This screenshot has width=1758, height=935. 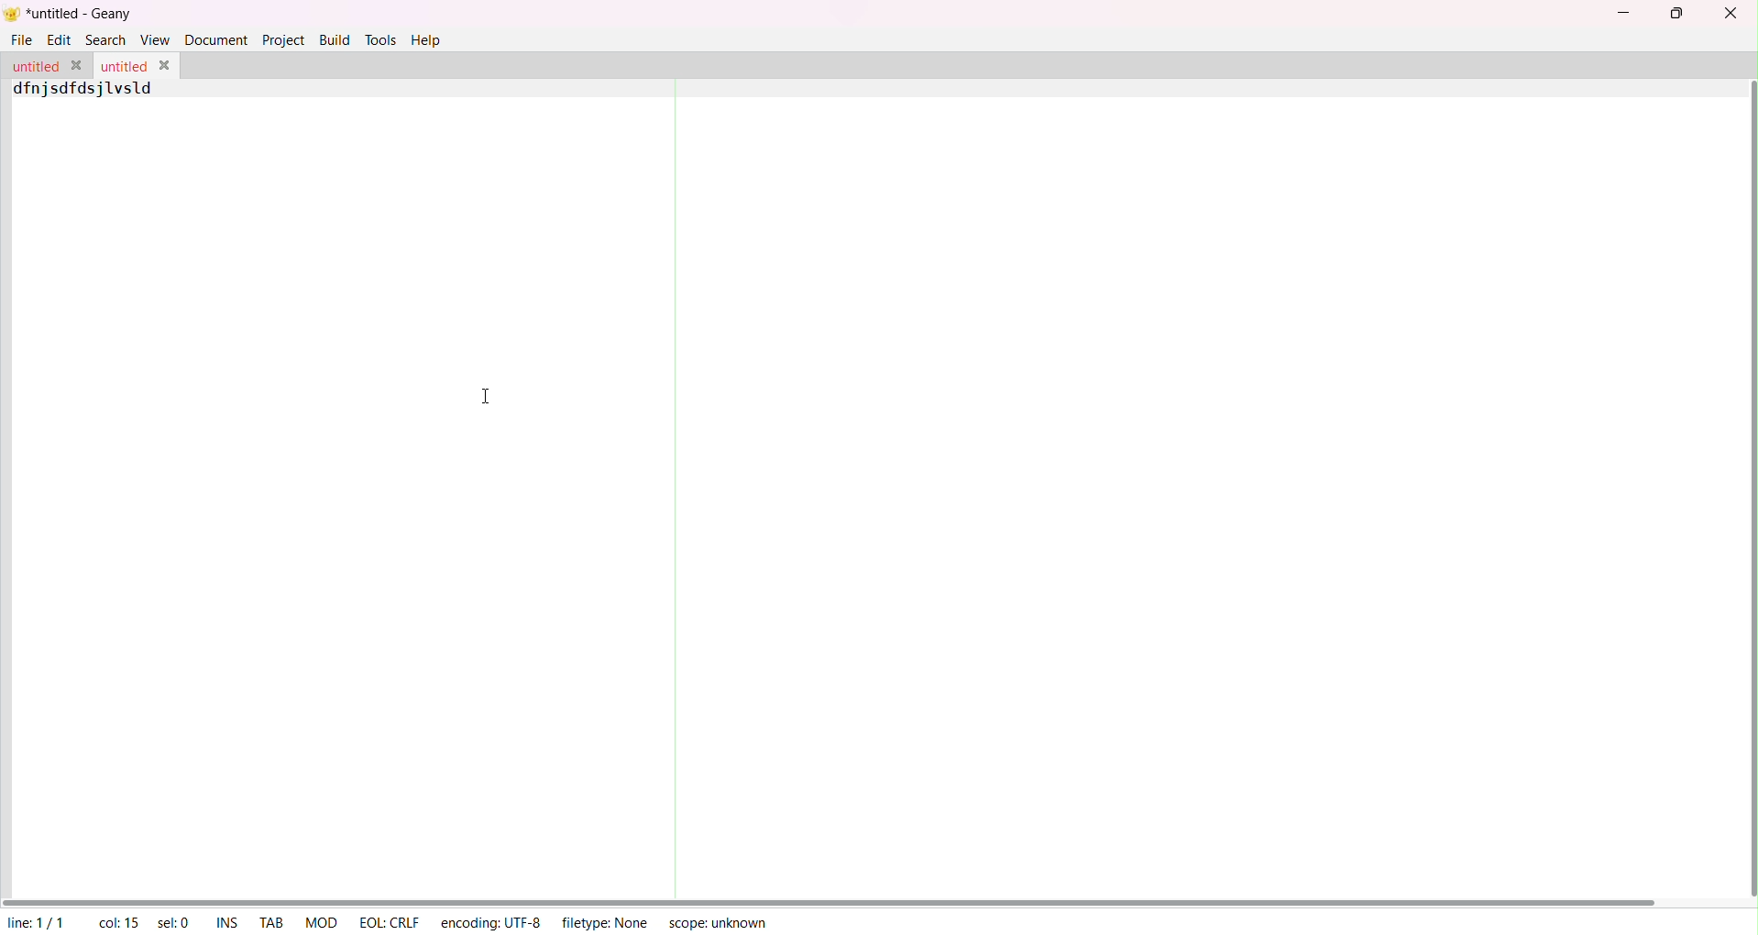 I want to click on untitled, so click(x=35, y=67).